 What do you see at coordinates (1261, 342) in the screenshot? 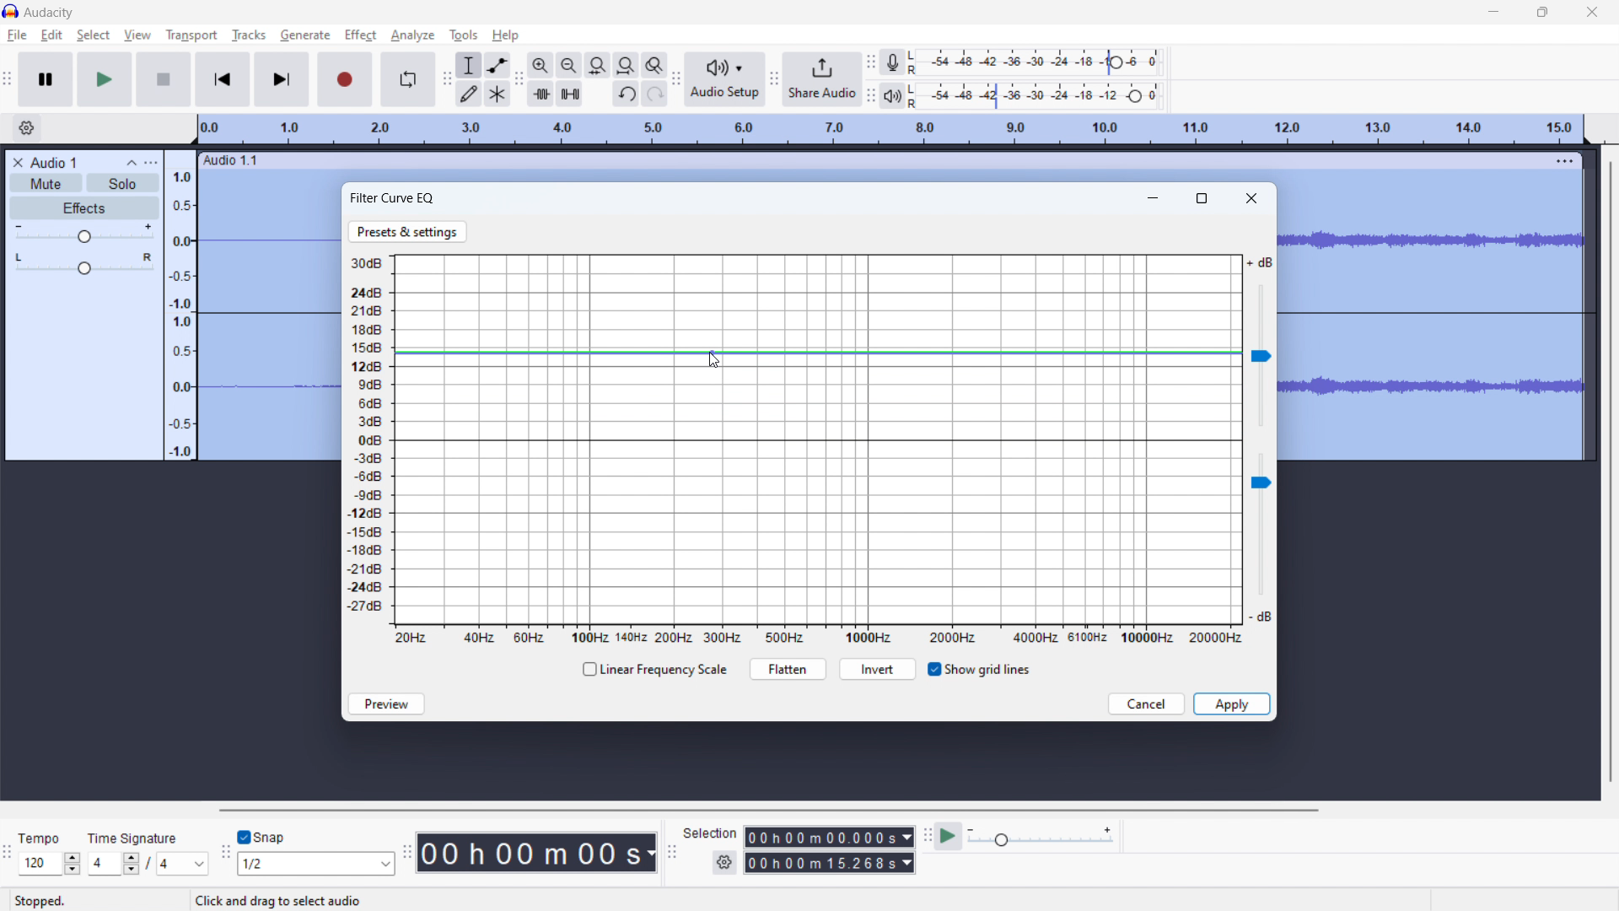
I see `volume slider` at bounding box center [1261, 342].